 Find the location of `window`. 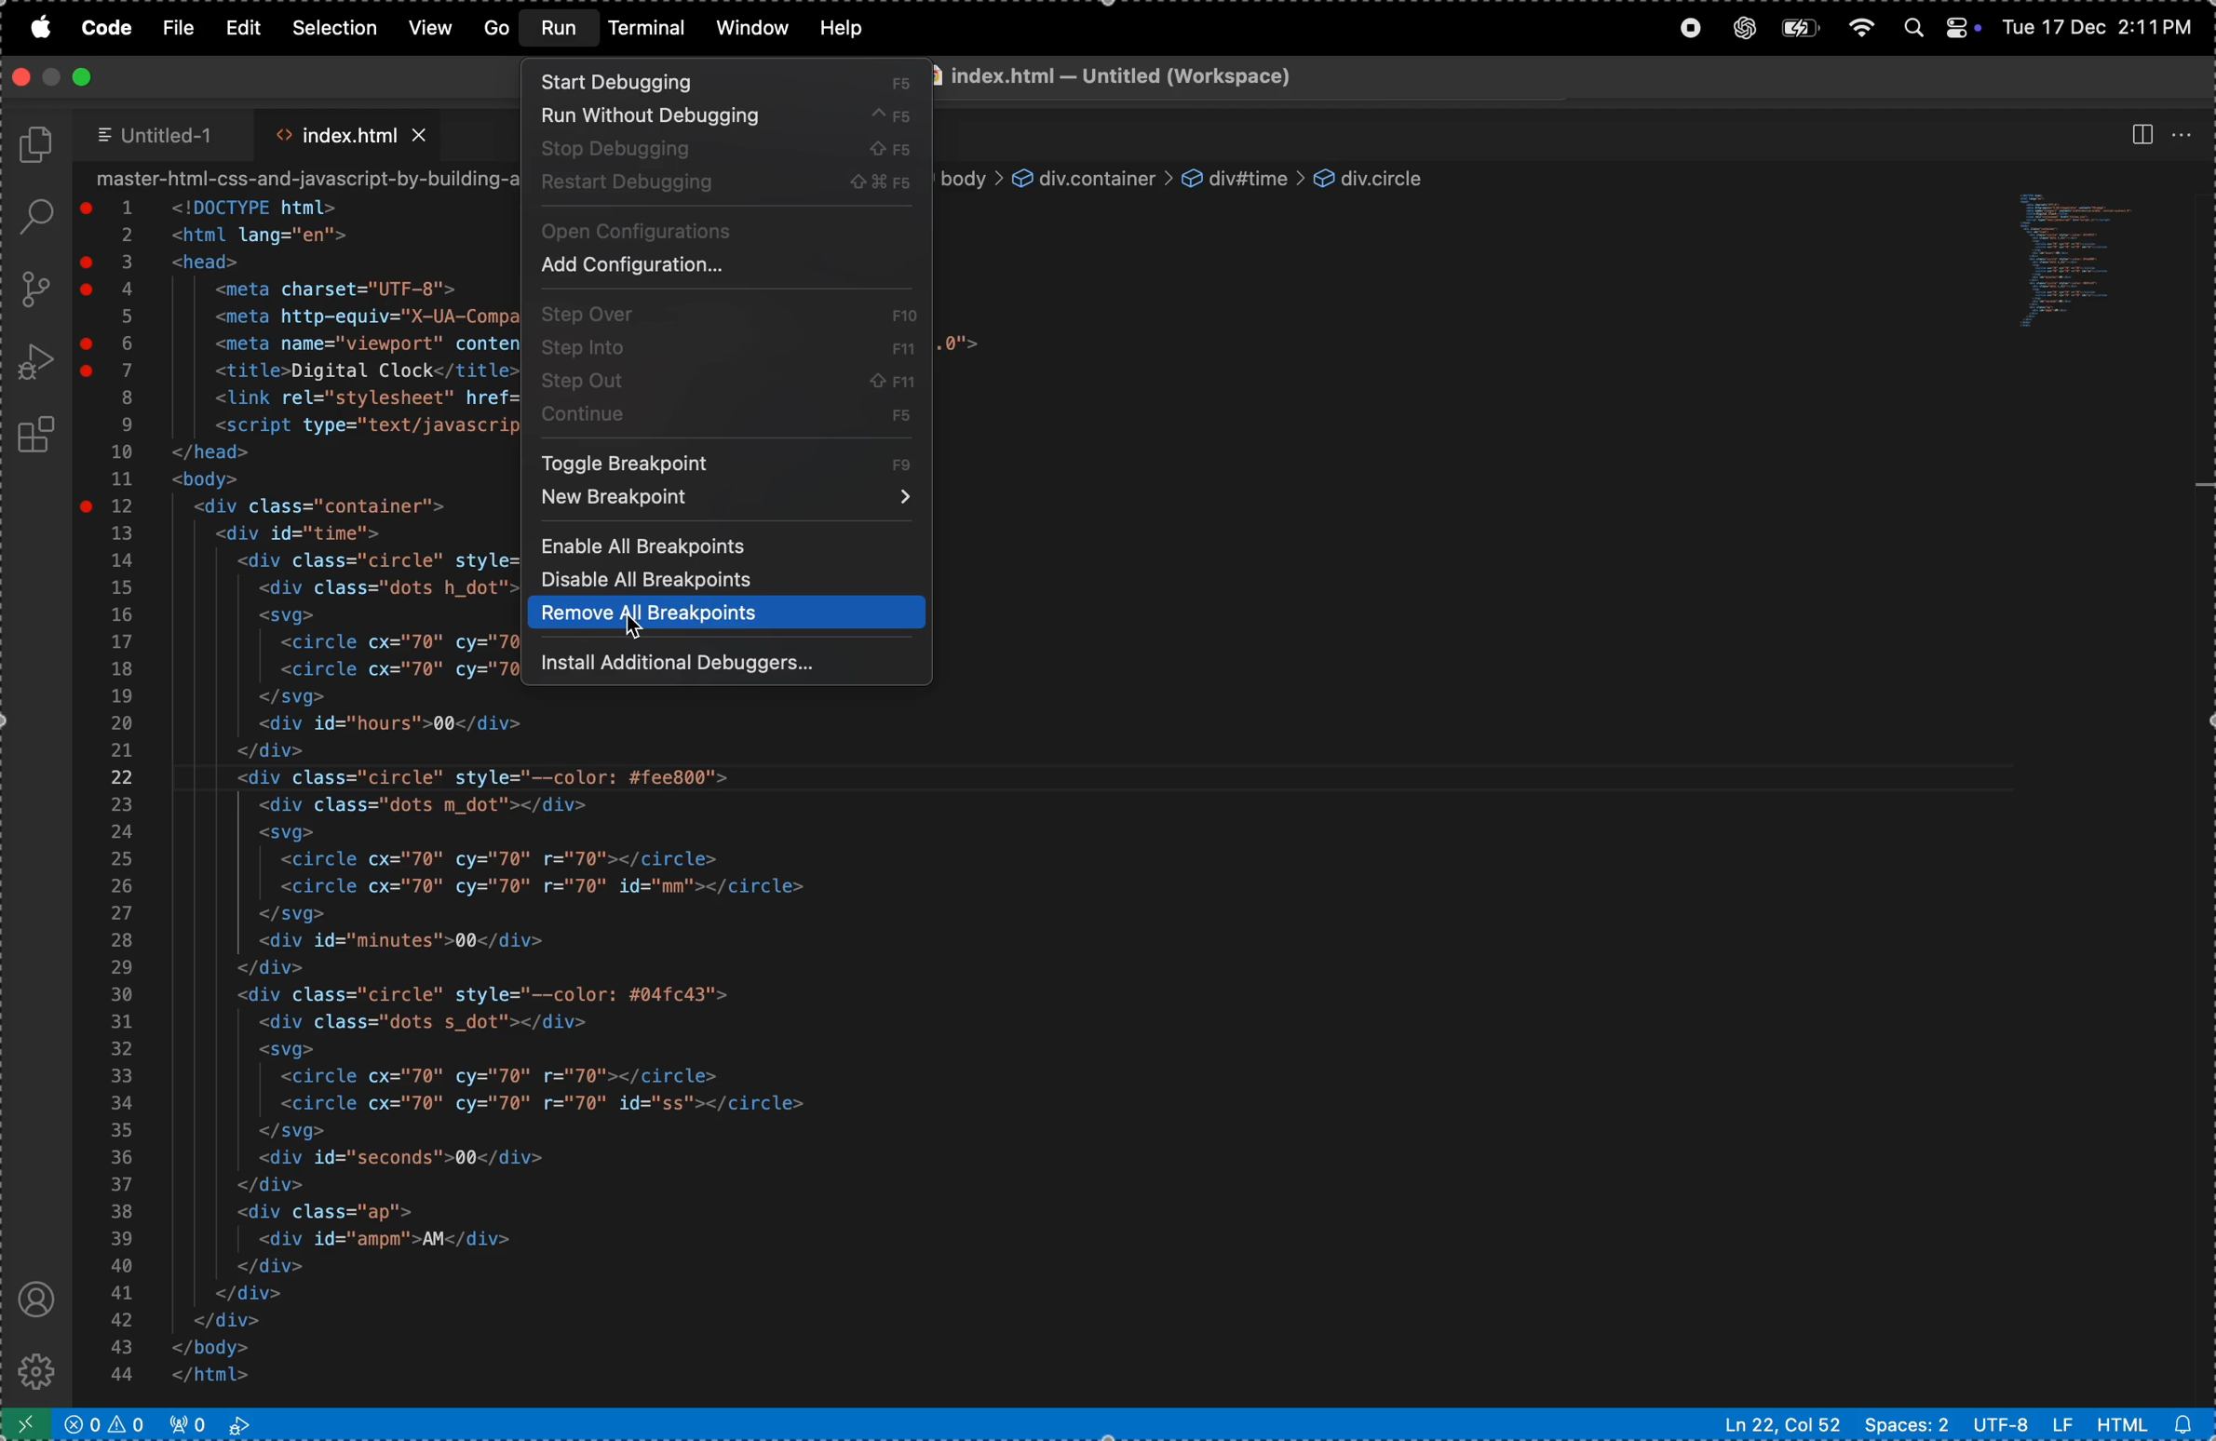

window is located at coordinates (752, 28).